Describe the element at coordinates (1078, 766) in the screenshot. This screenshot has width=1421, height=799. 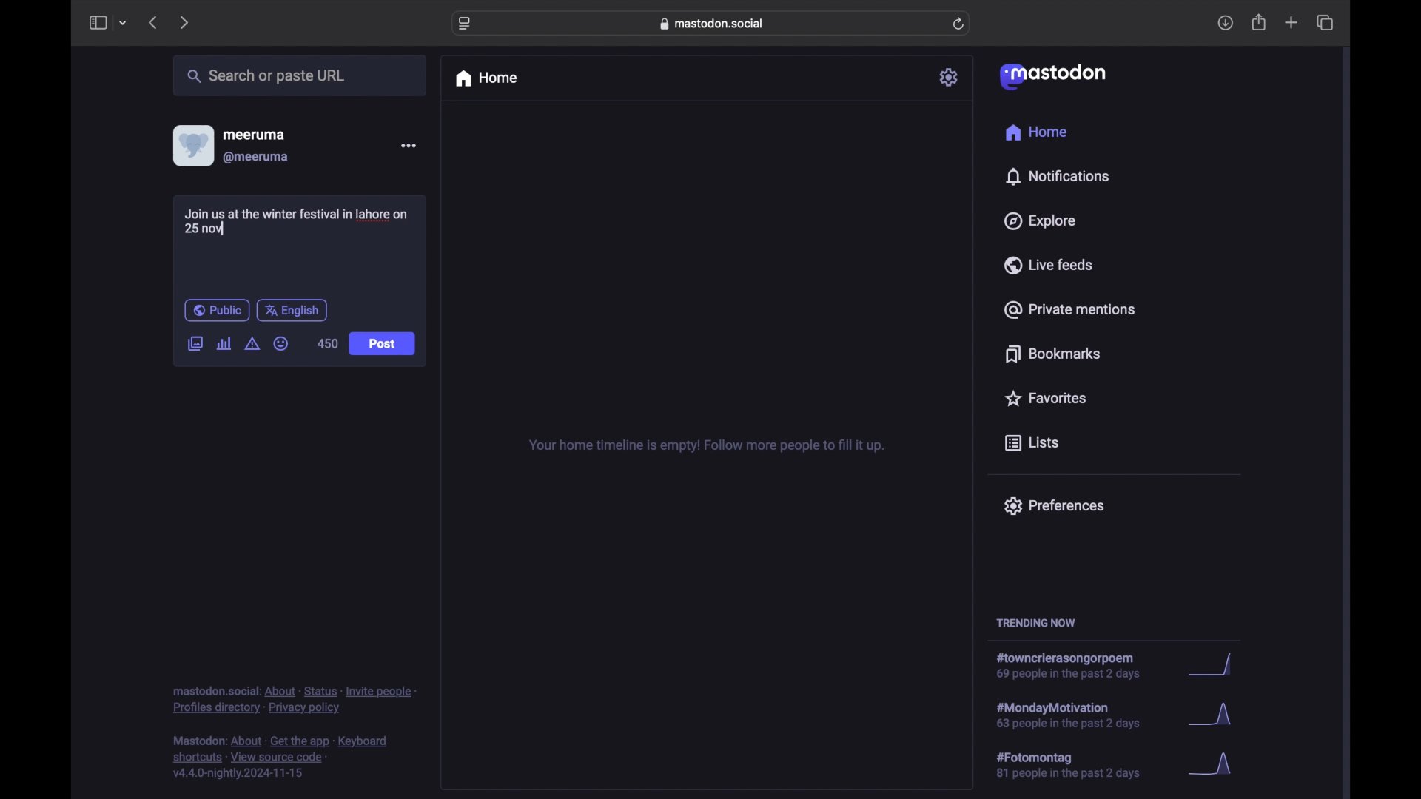
I see `hashtag trend` at that location.